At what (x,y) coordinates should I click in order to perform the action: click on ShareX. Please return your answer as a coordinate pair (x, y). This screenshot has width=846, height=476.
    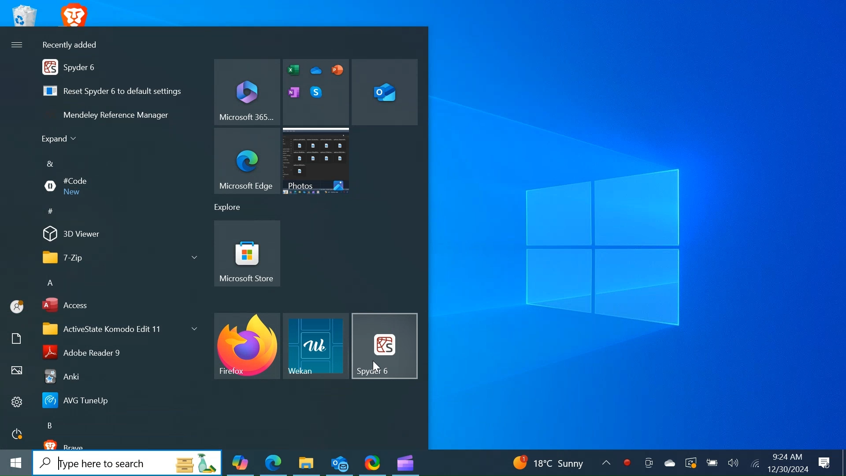
    Looking at the image, I should click on (373, 462).